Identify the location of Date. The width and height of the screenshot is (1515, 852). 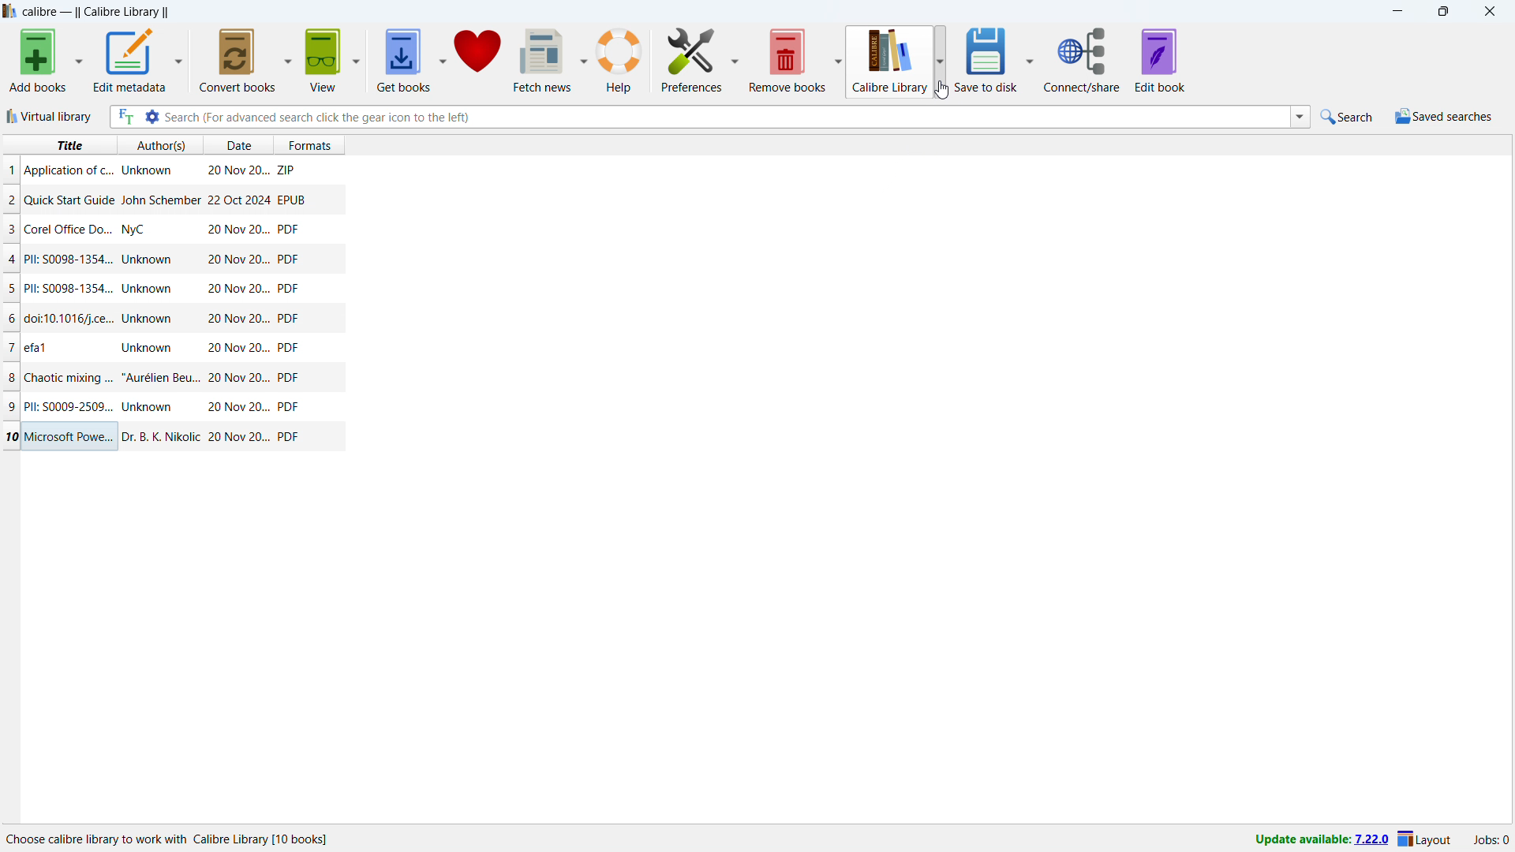
(239, 438).